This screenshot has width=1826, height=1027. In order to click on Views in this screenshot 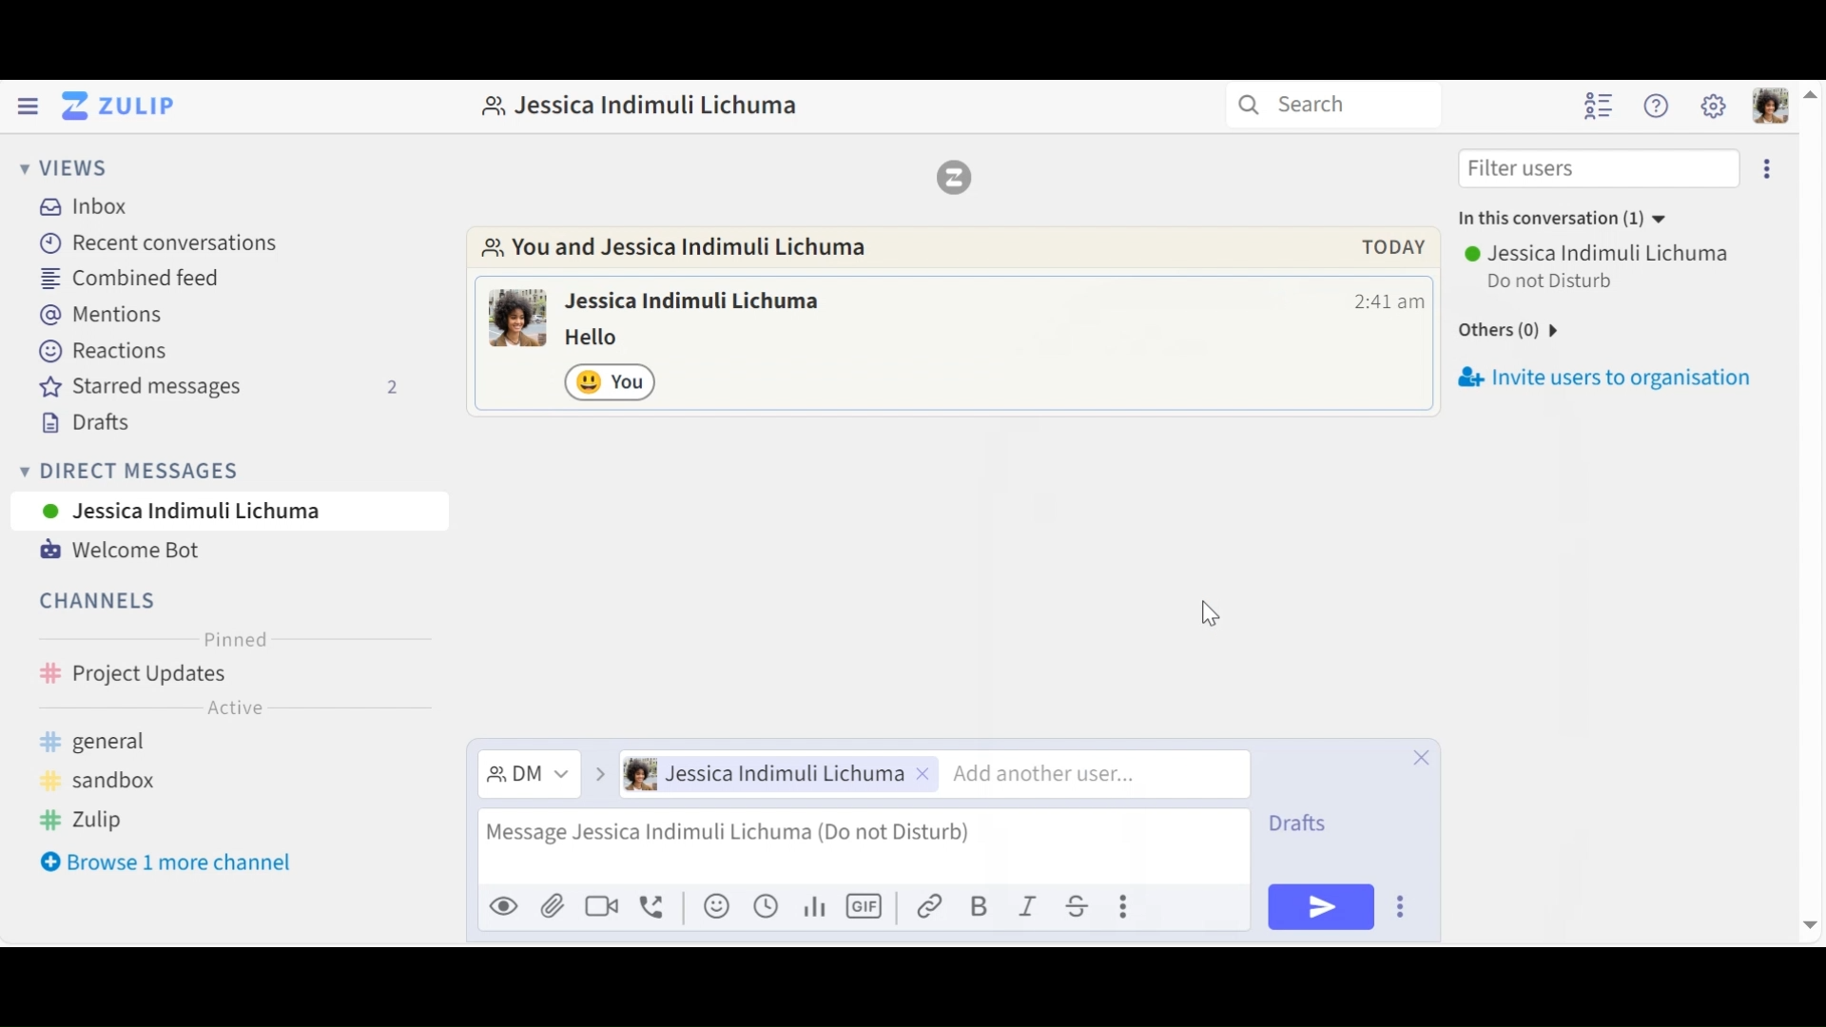, I will do `click(59, 165)`.